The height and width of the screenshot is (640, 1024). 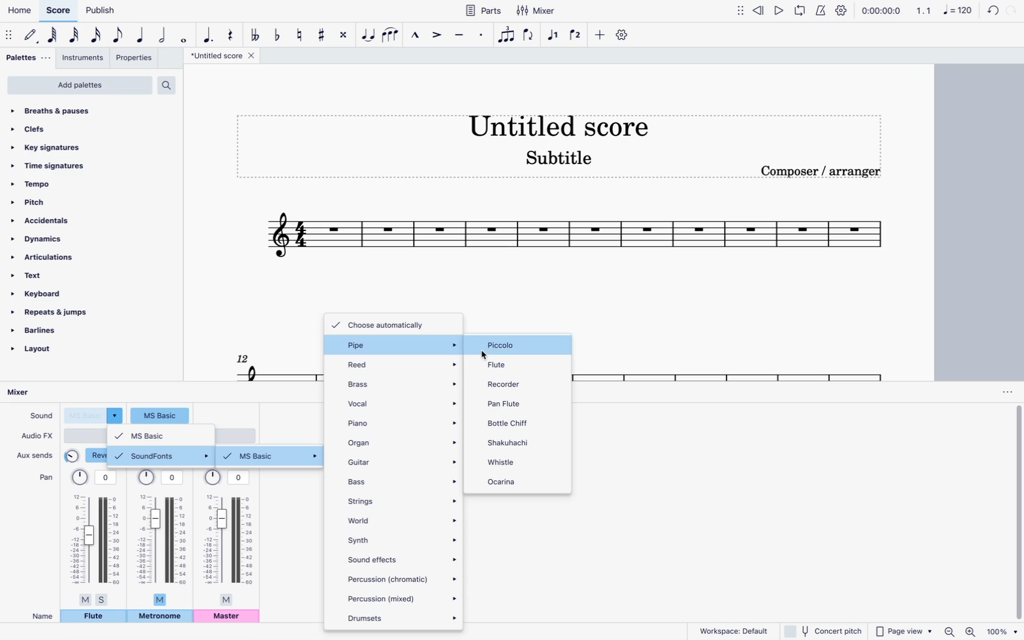 What do you see at coordinates (46, 221) in the screenshot?
I see `accidentals` at bounding box center [46, 221].